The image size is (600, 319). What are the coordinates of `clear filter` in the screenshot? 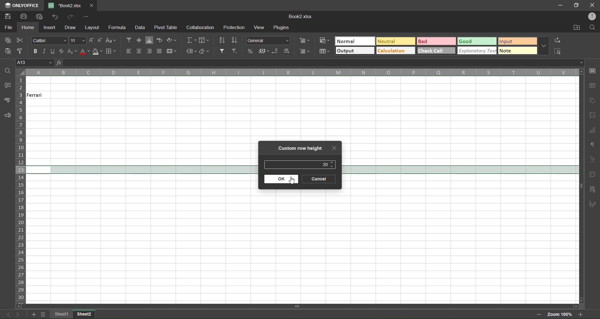 It's located at (235, 52).